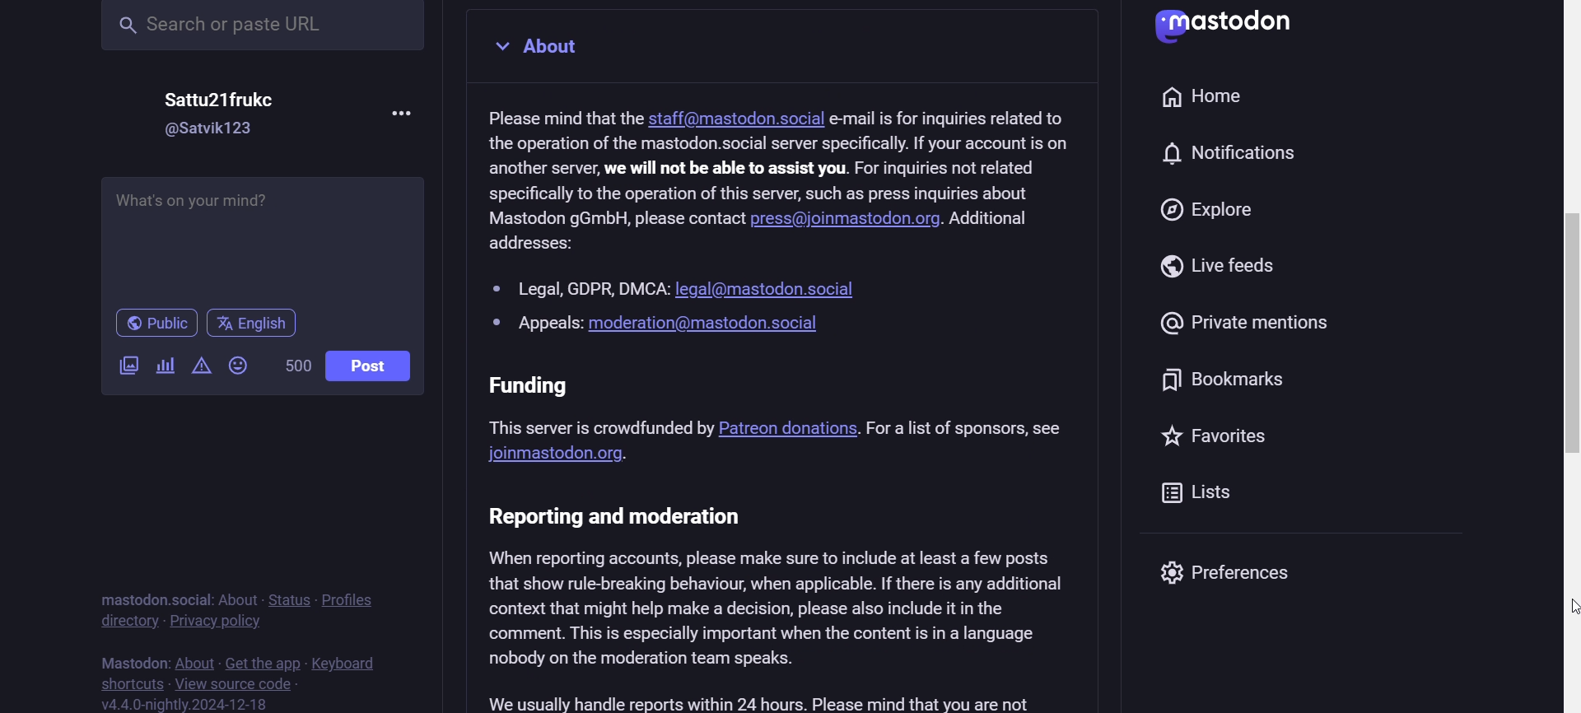  What do you see at coordinates (216, 622) in the screenshot?
I see `privacy policy` at bounding box center [216, 622].